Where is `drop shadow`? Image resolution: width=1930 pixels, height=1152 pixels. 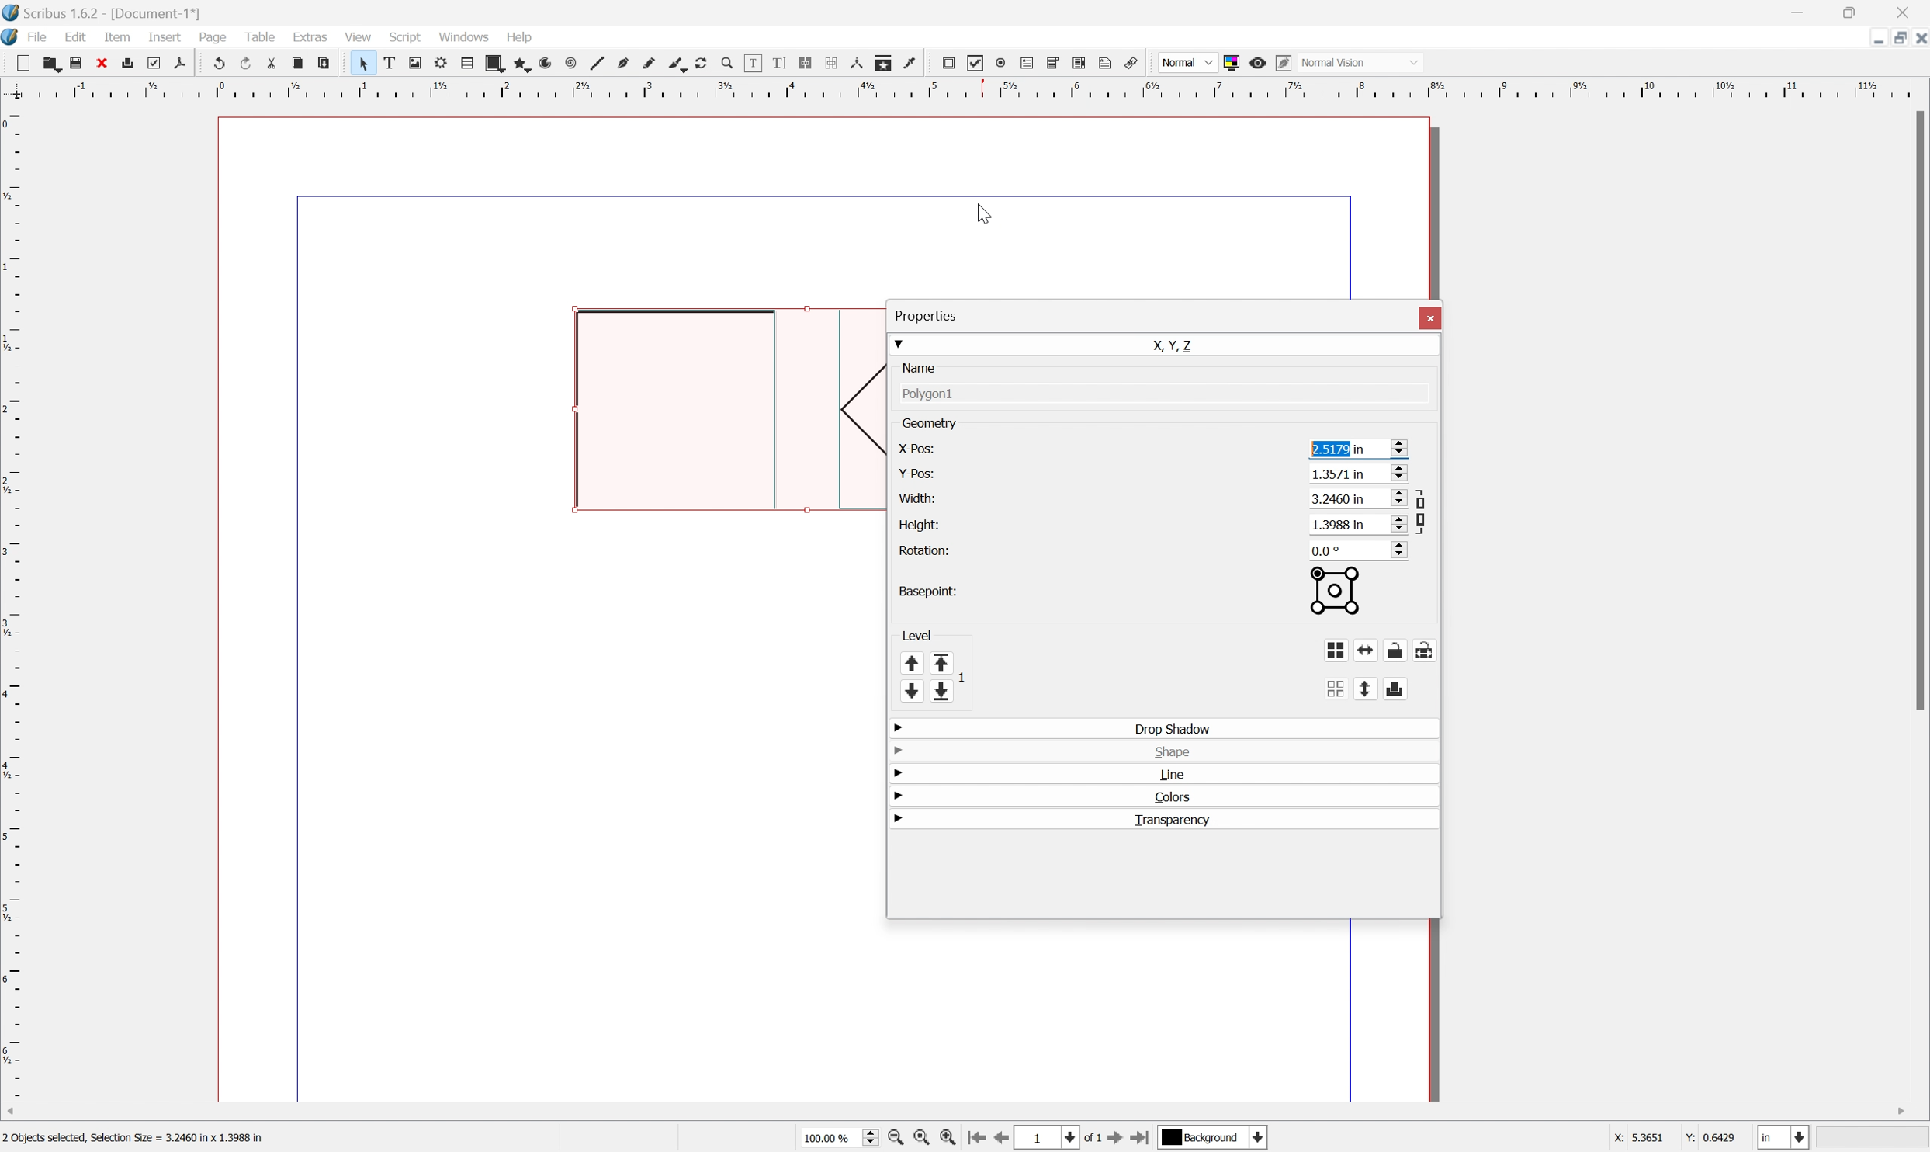 drop shadow is located at coordinates (1173, 727).